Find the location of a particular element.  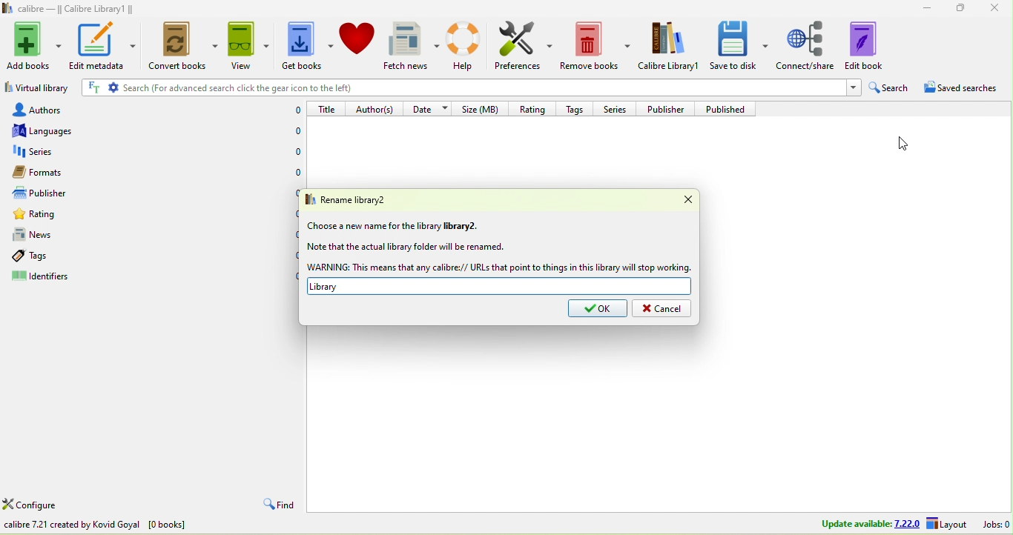

edit book is located at coordinates (874, 44).